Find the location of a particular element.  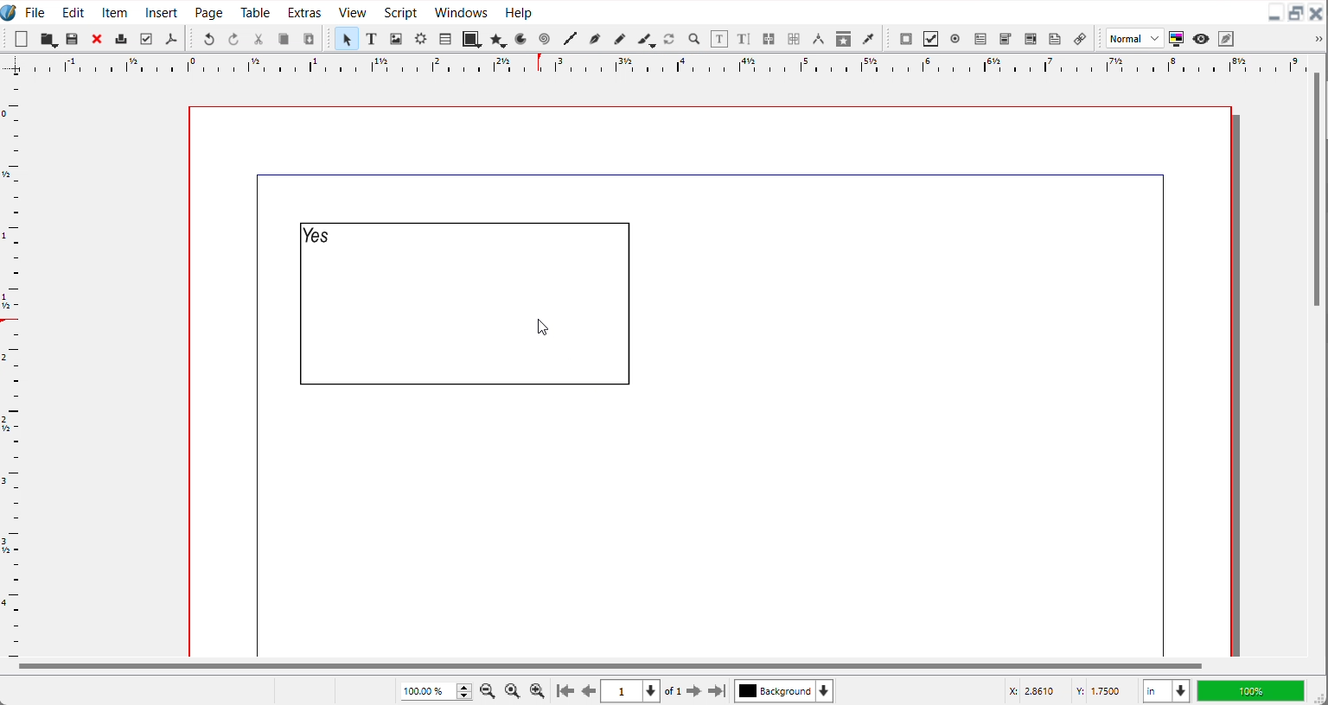

Edit content with frame is located at coordinates (719, 39).